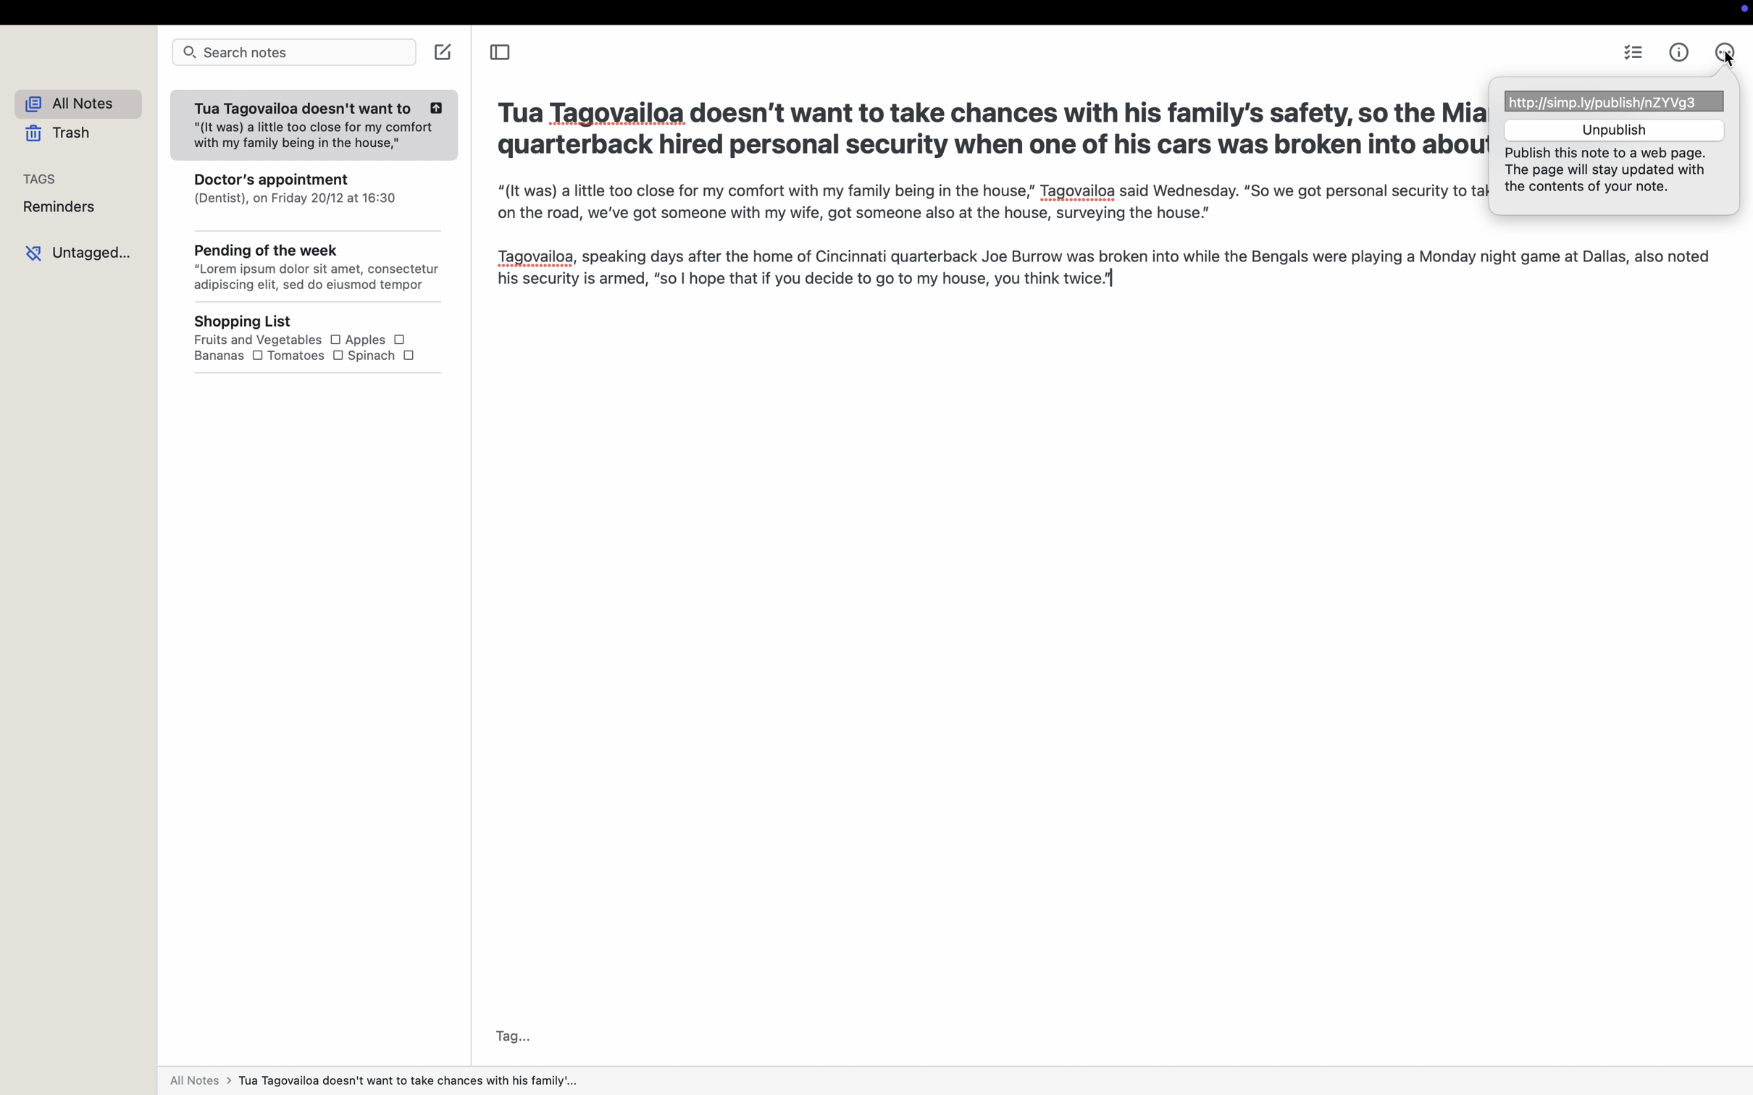 This screenshot has height=1095, width=1753. I want to click on tag, so click(515, 1036).